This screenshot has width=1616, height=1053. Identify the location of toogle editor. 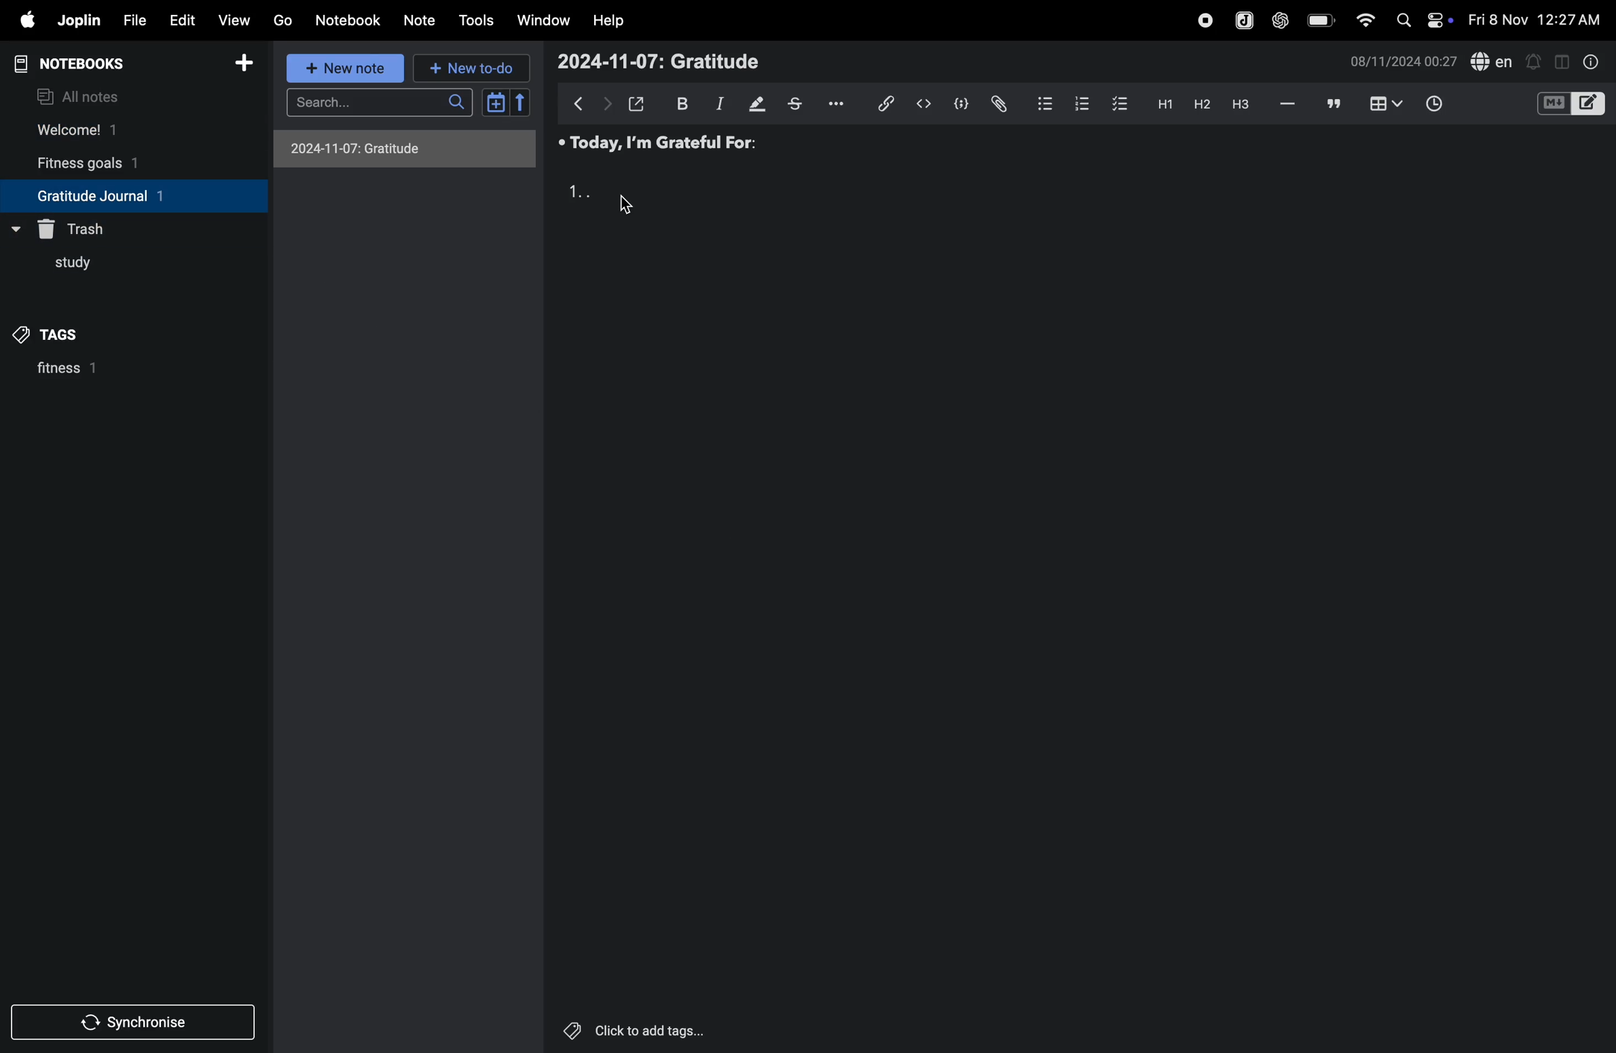
(1571, 106).